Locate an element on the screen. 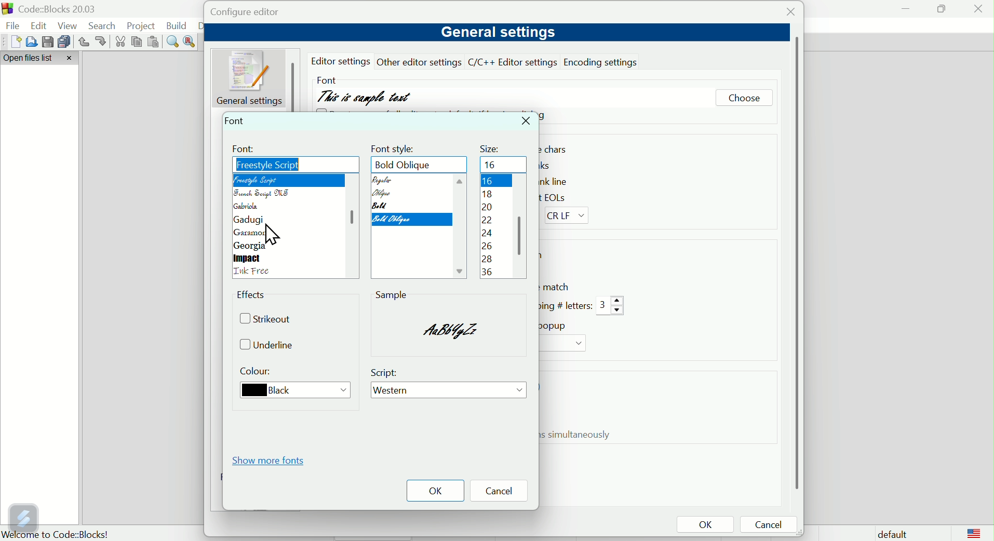 The width and height of the screenshot is (994, 541). Default is located at coordinates (890, 533).